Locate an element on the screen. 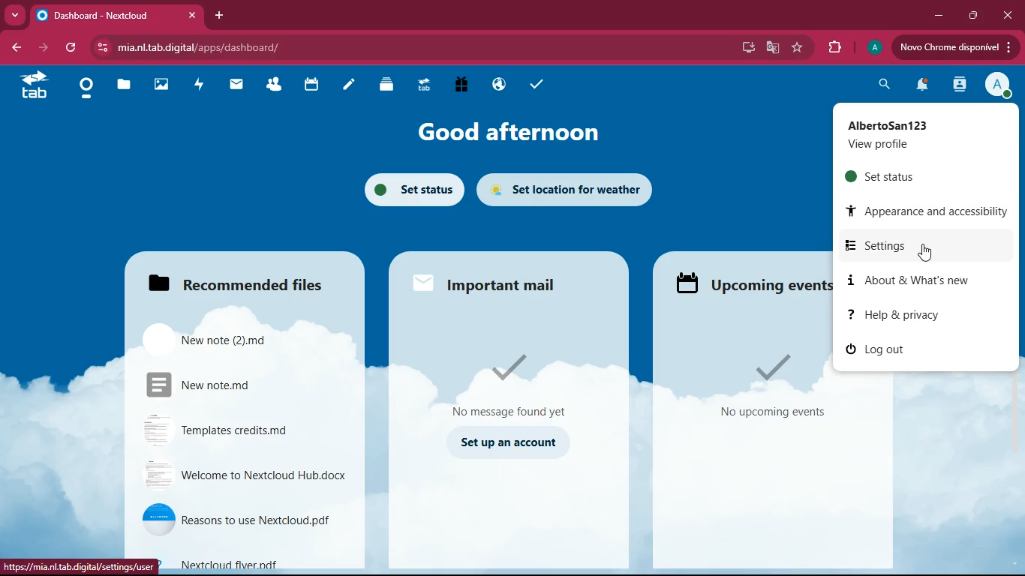 The height and width of the screenshot is (576, 1025). tab is located at coordinates (426, 88).